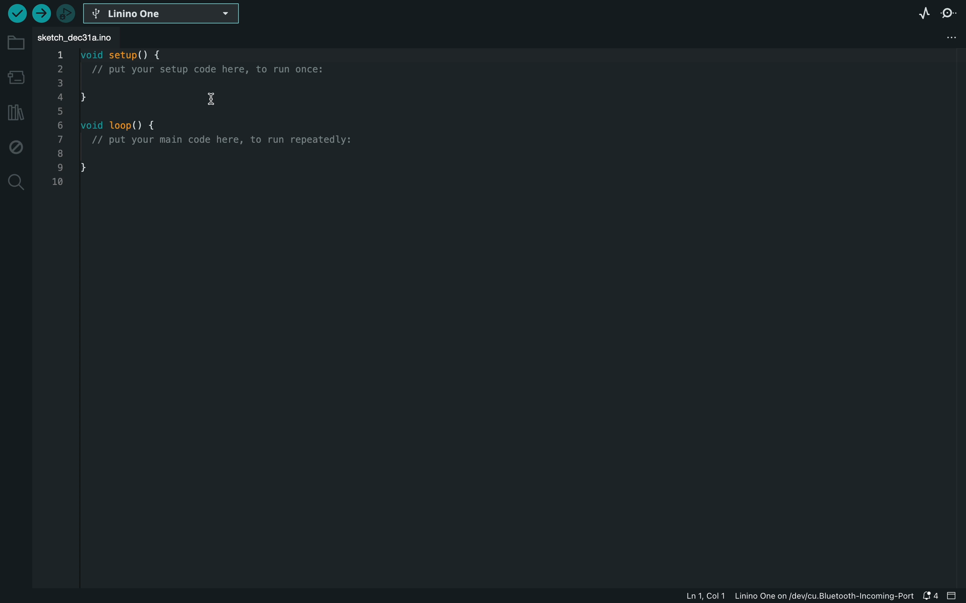 The width and height of the screenshot is (966, 603). I want to click on file tab, so click(91, 39).